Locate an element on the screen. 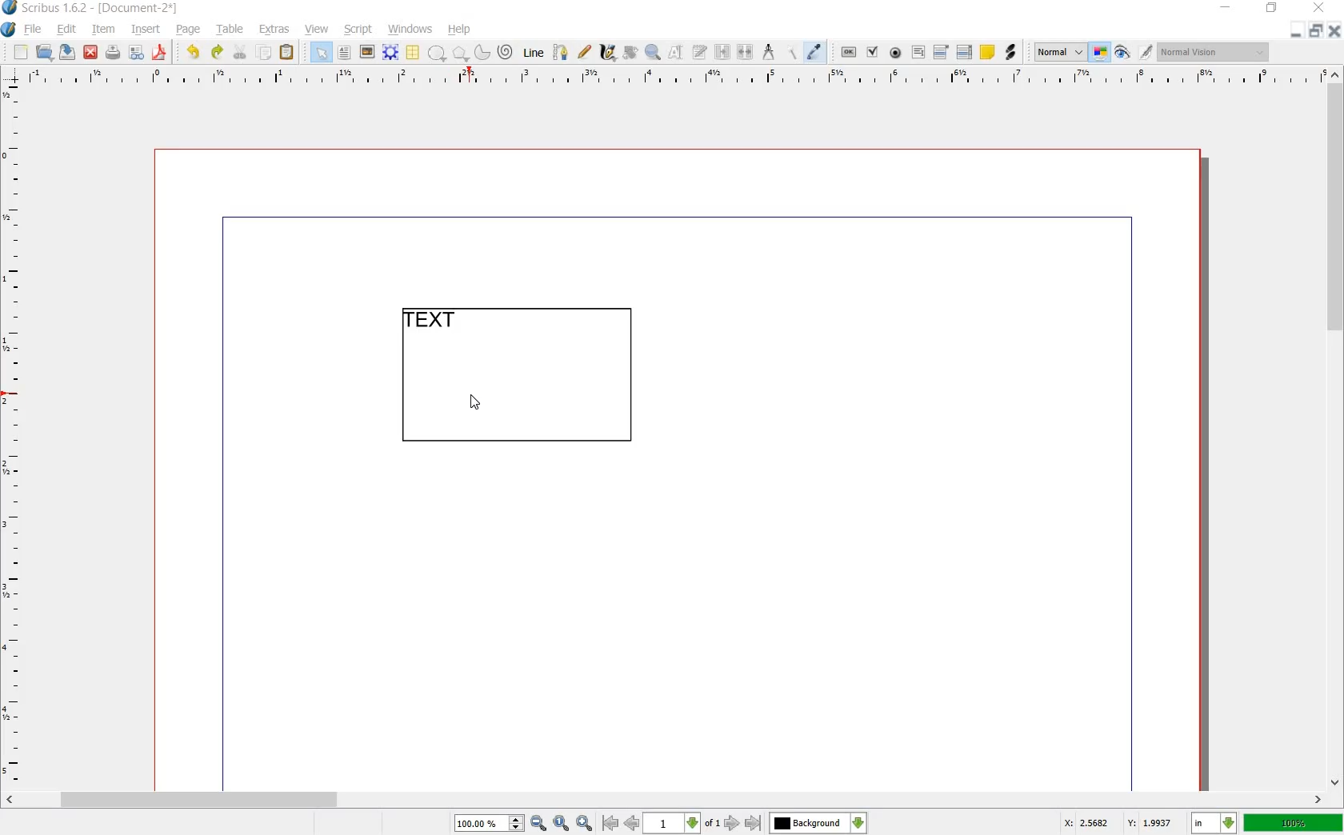 The height and width of the screenshot is (835, 1344). text frame is located at coordinates (343, 53).